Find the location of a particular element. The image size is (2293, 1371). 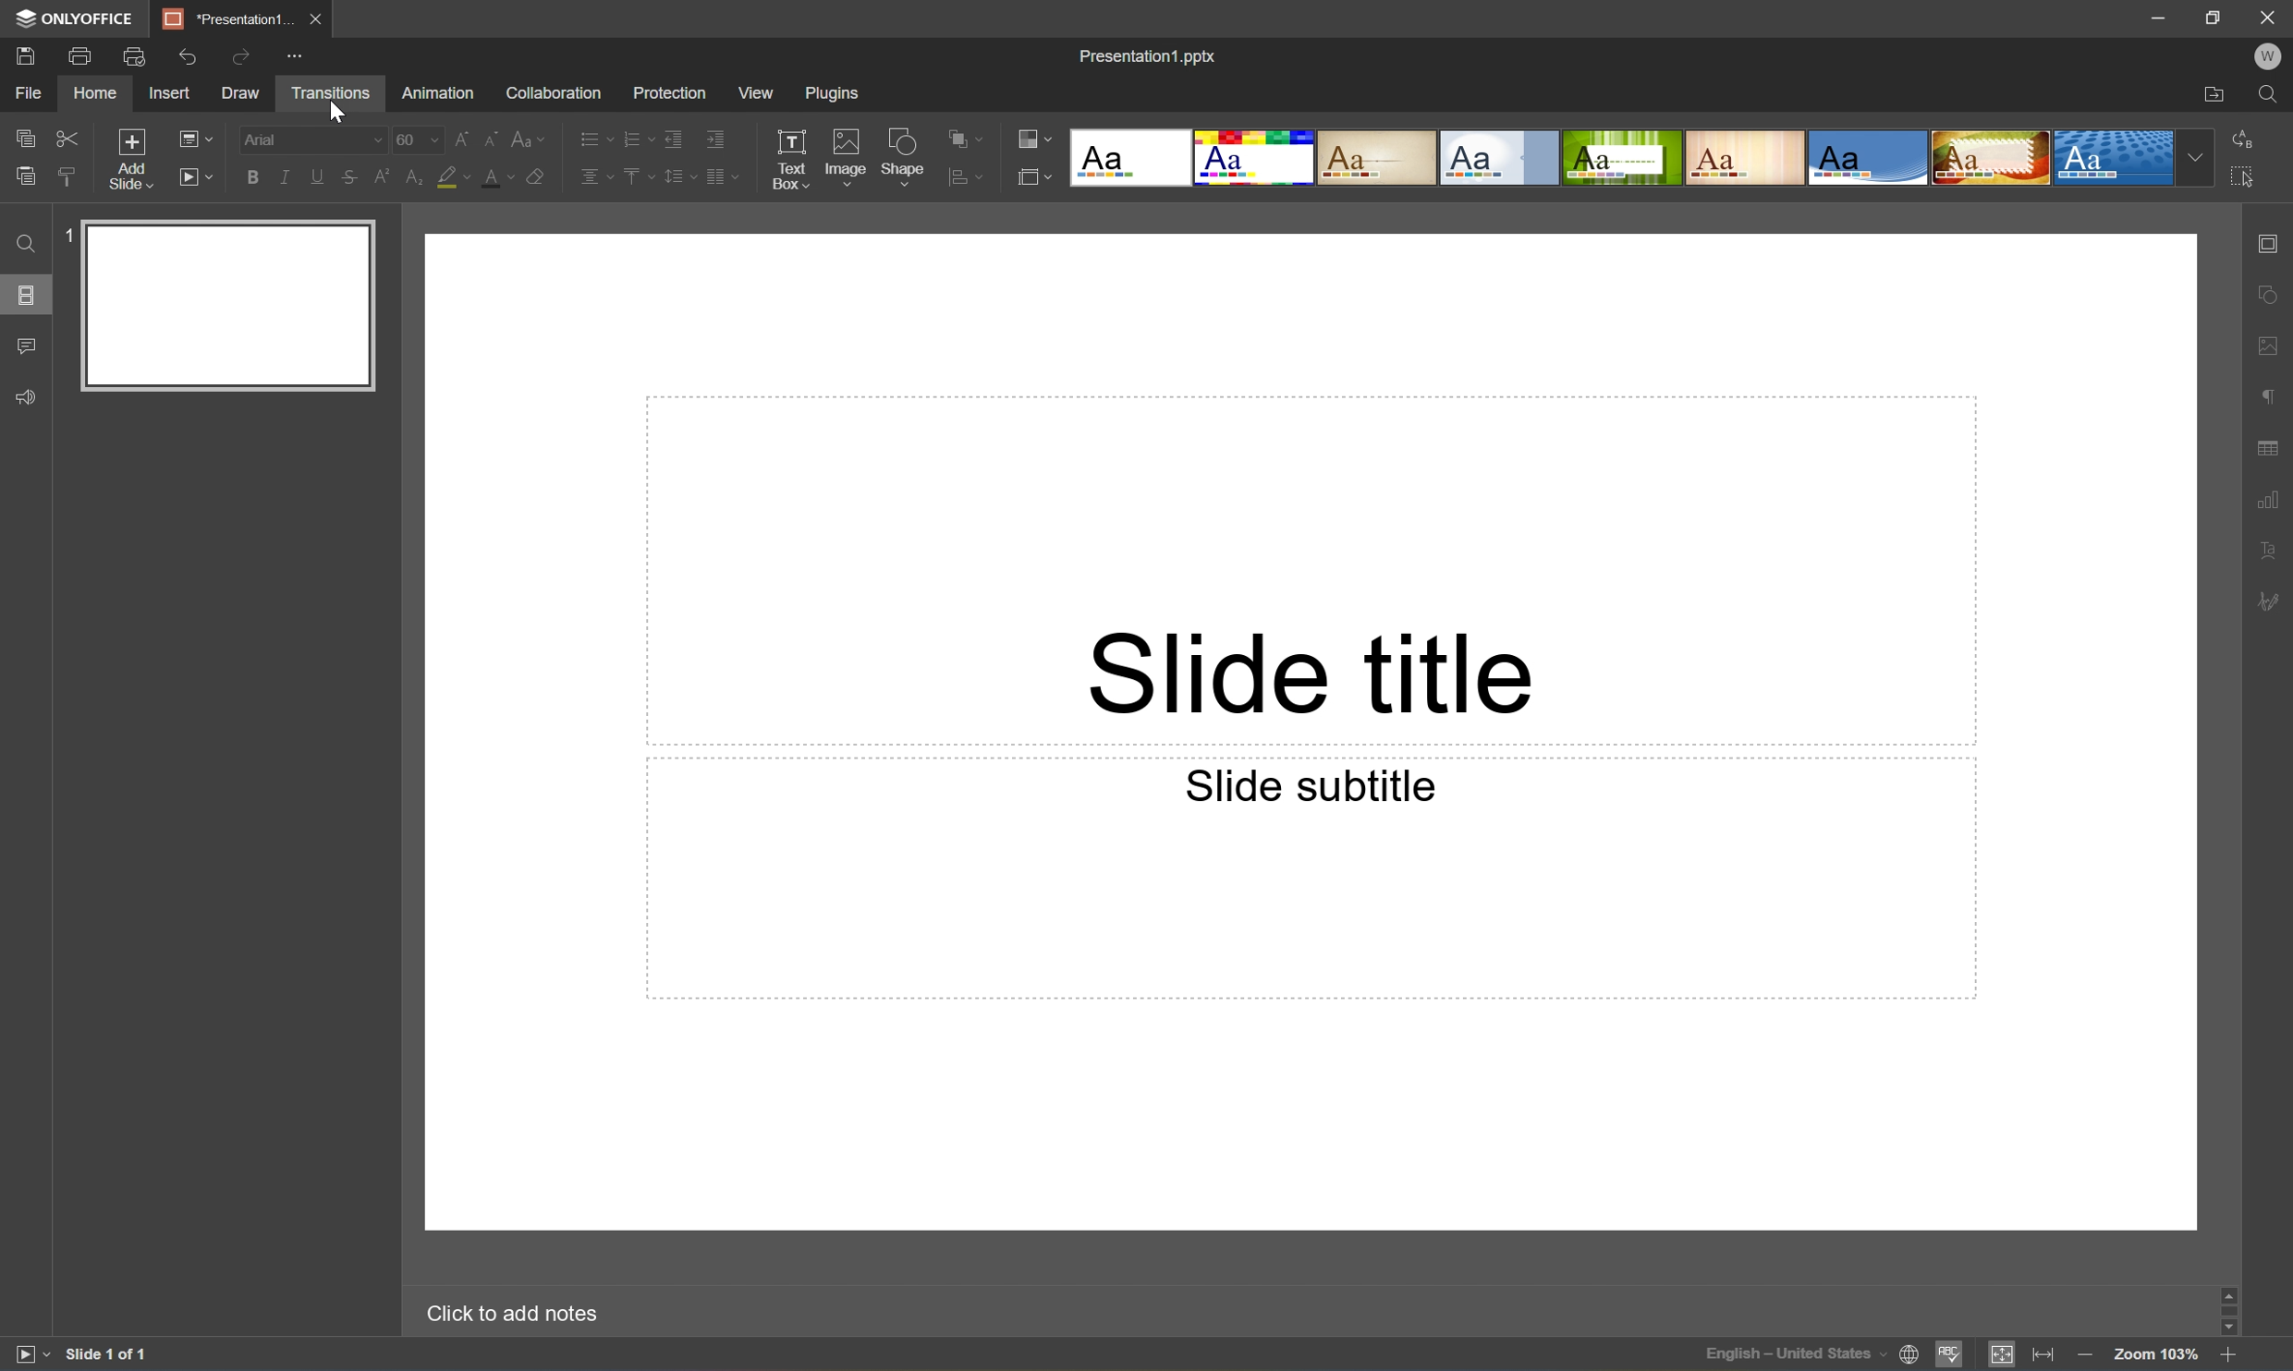

Drop Down is located at coordinates (2200, 157).